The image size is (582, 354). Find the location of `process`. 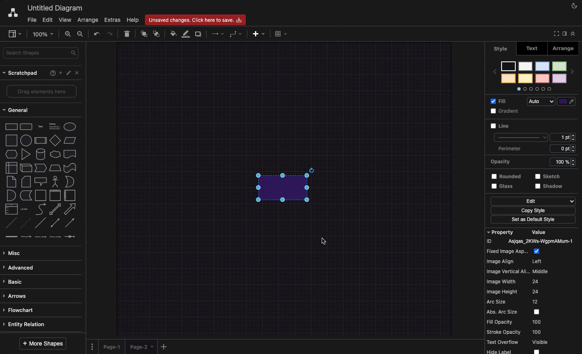

process is located at coordinates (40, 141).